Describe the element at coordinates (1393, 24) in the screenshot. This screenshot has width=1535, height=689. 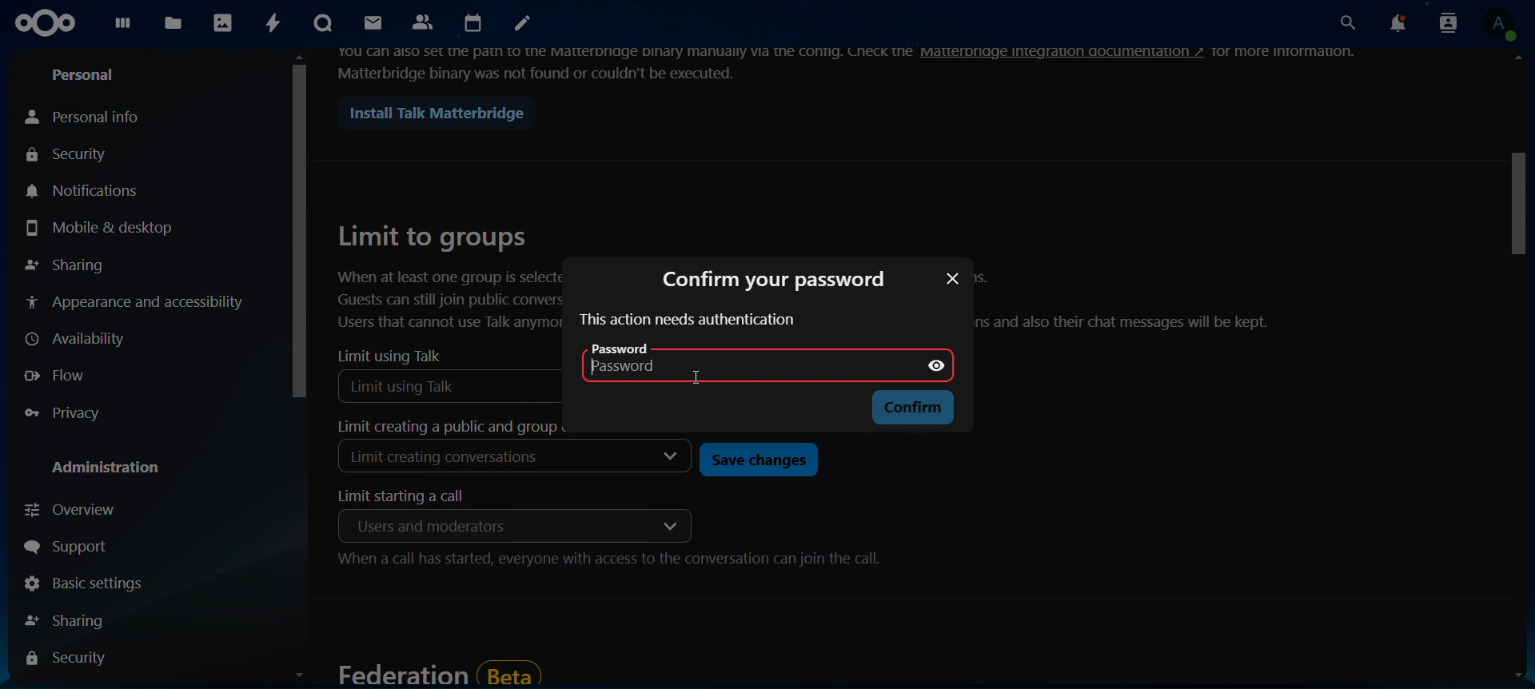
I see `notifications` at that location.